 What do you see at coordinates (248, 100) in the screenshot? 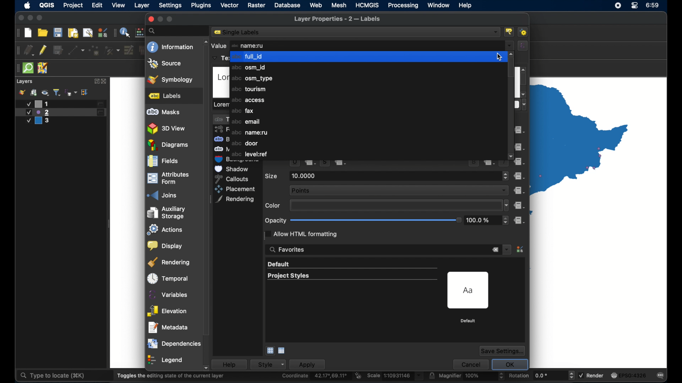
I see `access` at bounding box center [248, 100].